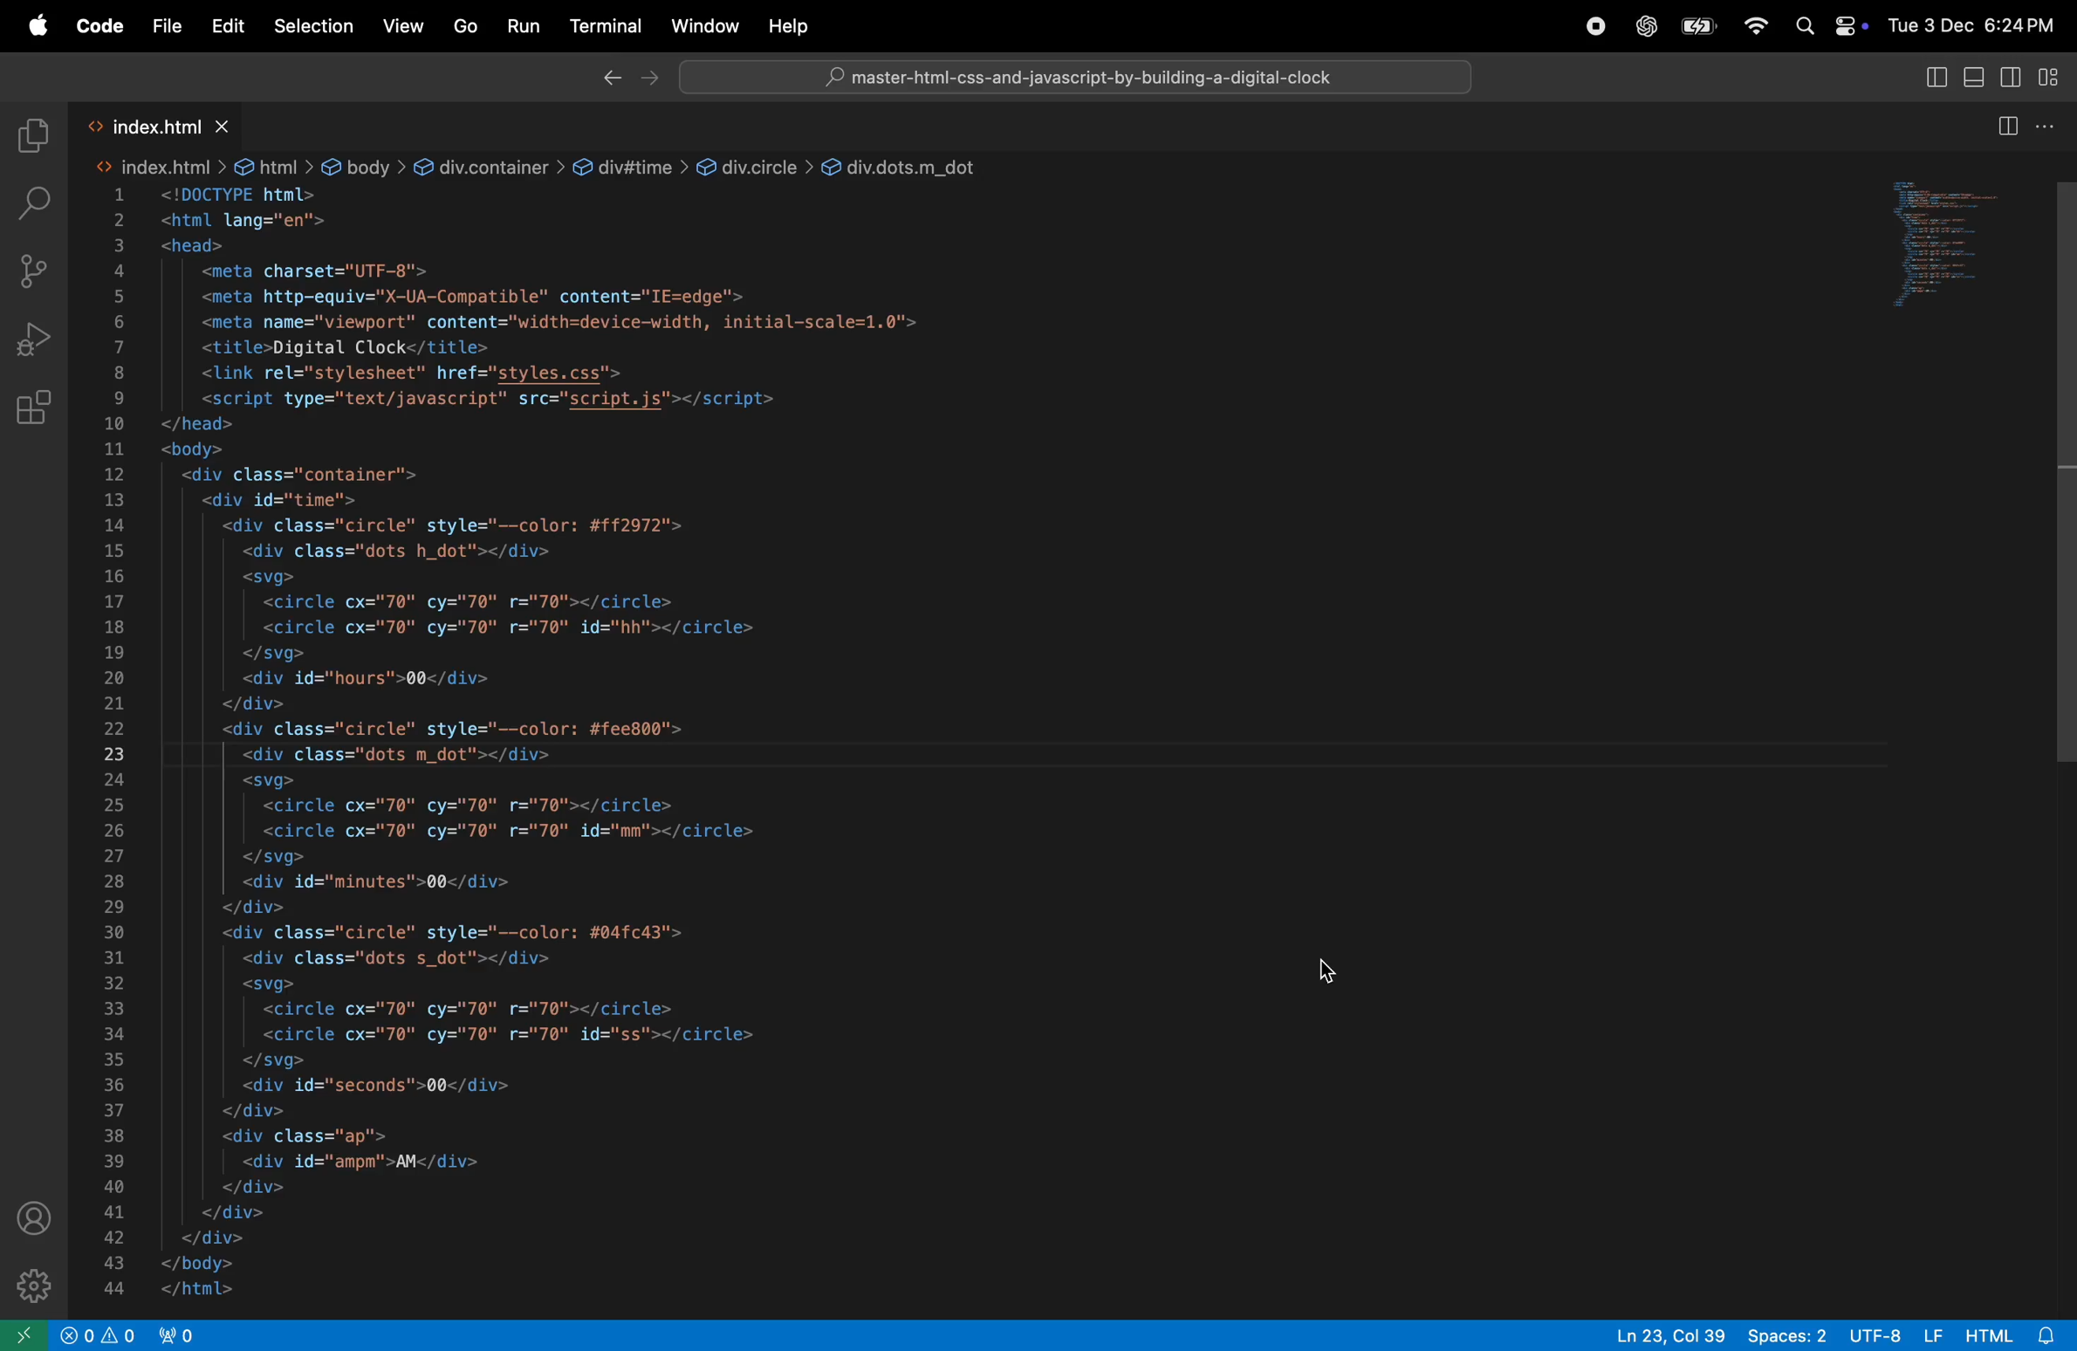 This screenshot has width=2077, height=1351. Describe the element at coordinates (31, 1216) in the screenshot. I see `profile` at that location.